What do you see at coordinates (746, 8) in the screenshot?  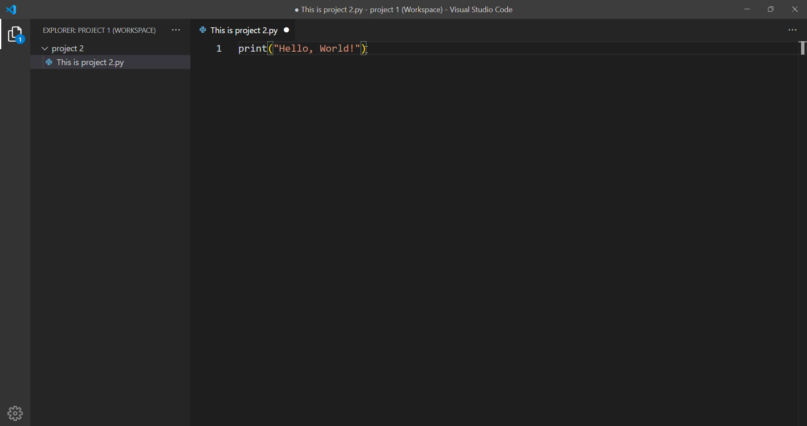 I see `minimize` at bounding box center [746, 8].